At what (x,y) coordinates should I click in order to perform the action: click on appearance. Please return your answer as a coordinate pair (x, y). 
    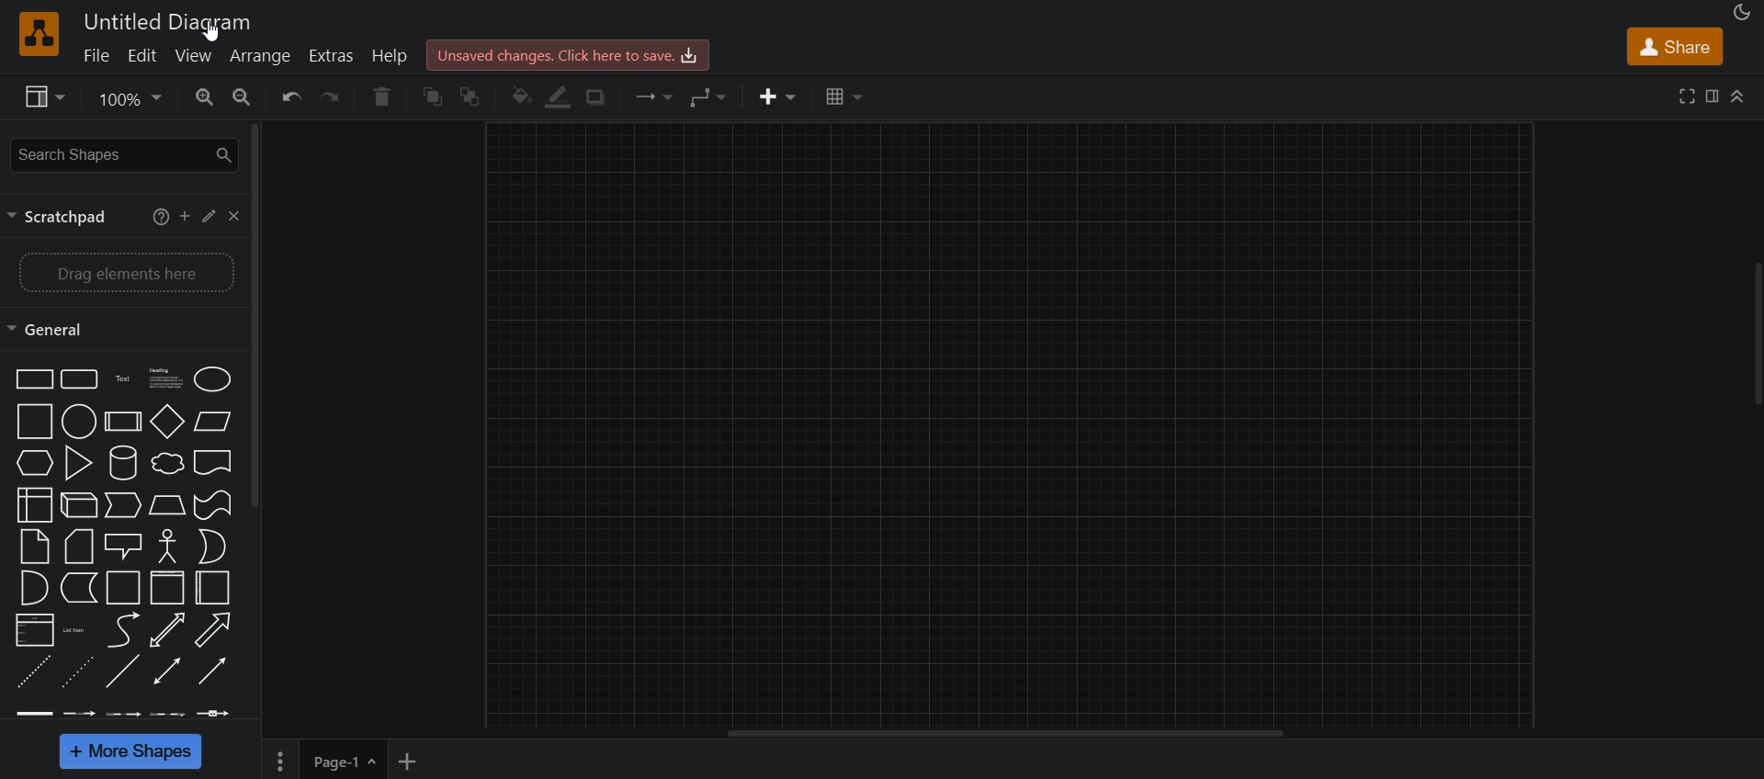
    Looking at the image, I should click on (1739, 14).